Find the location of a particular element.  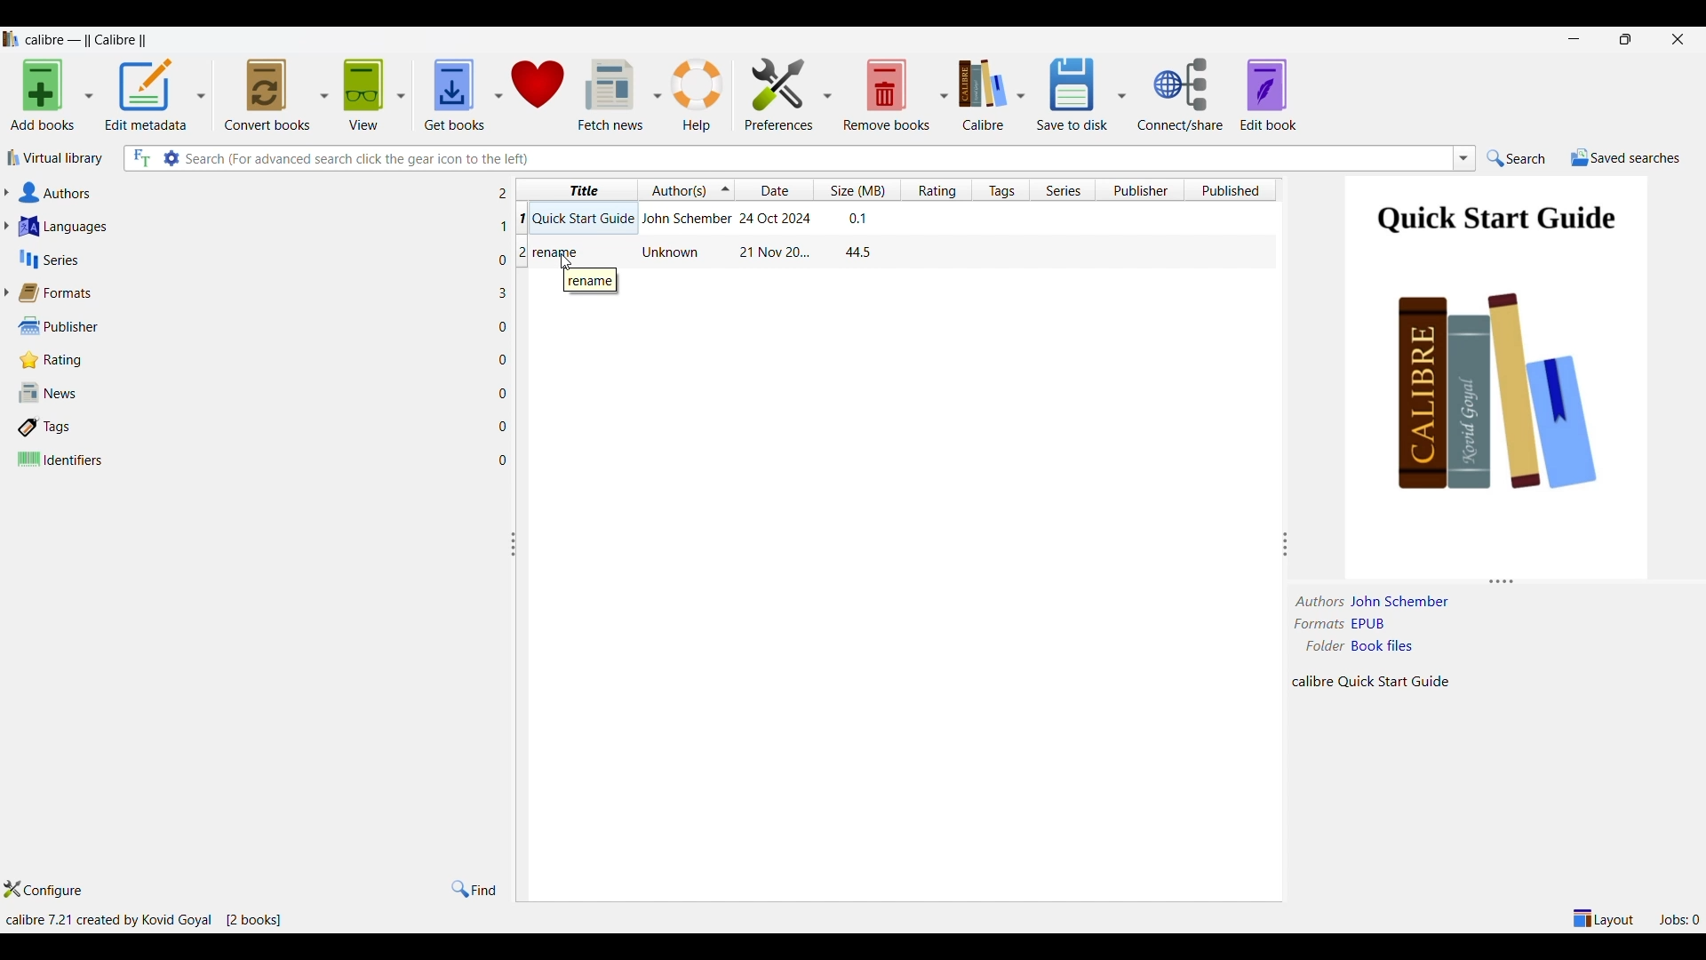

Remove books is located at coordinates (887, 95).